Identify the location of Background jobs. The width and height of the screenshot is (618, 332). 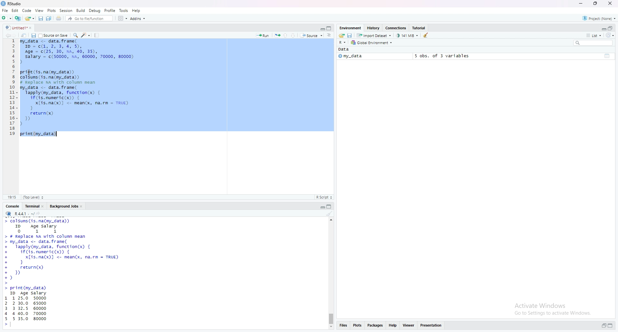
(67, 207).